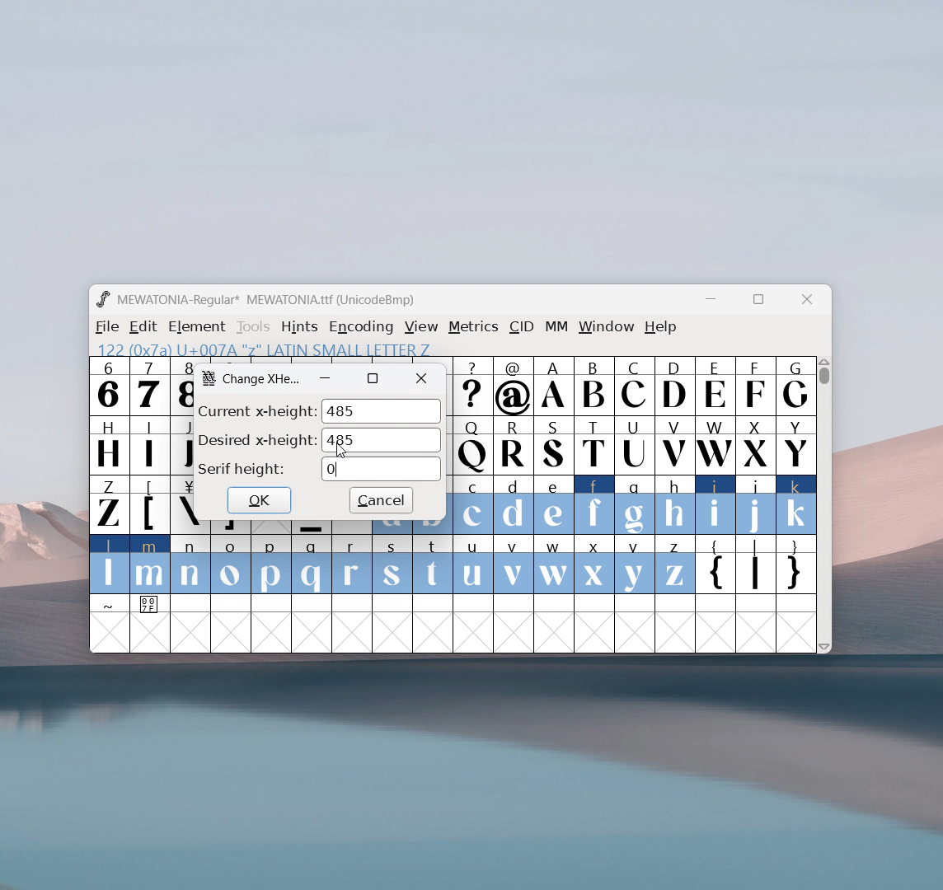 The height and width of the screenshot is (890, 943). Describe the element at coordinates (756, 444) in the screenshot. I see `X` at that location.